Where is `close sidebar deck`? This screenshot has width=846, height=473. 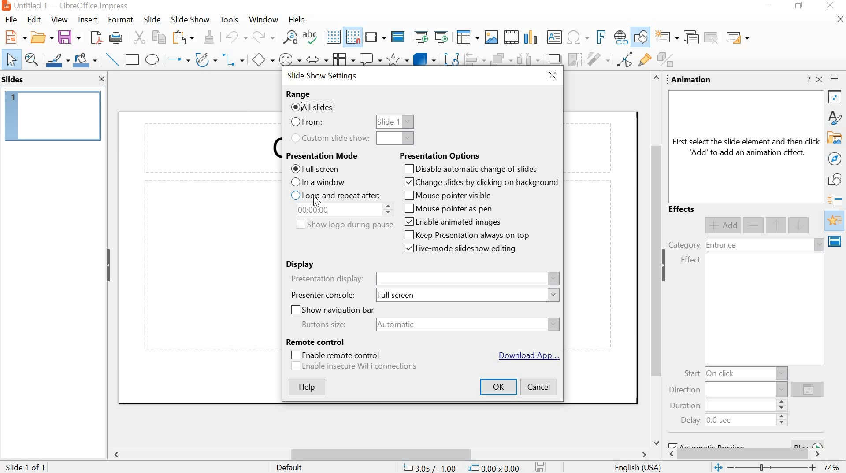
close sidebar deck is located at coordinates (820, 79).